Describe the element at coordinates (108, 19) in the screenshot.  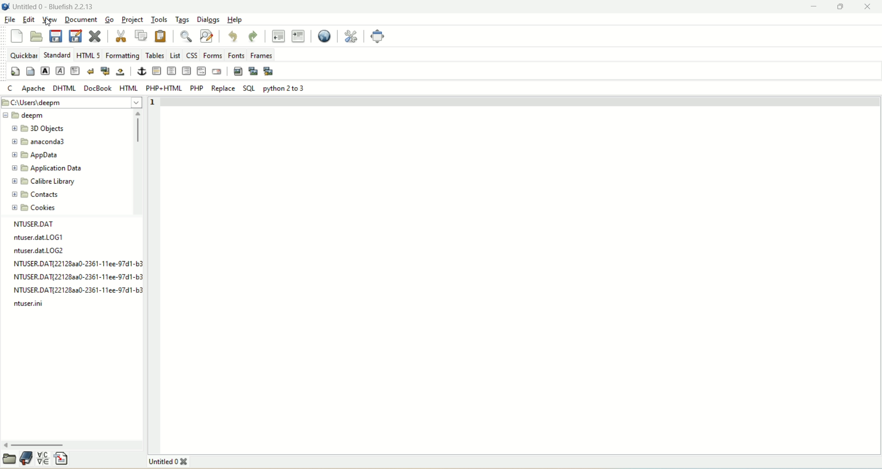
I see `go` at that location.